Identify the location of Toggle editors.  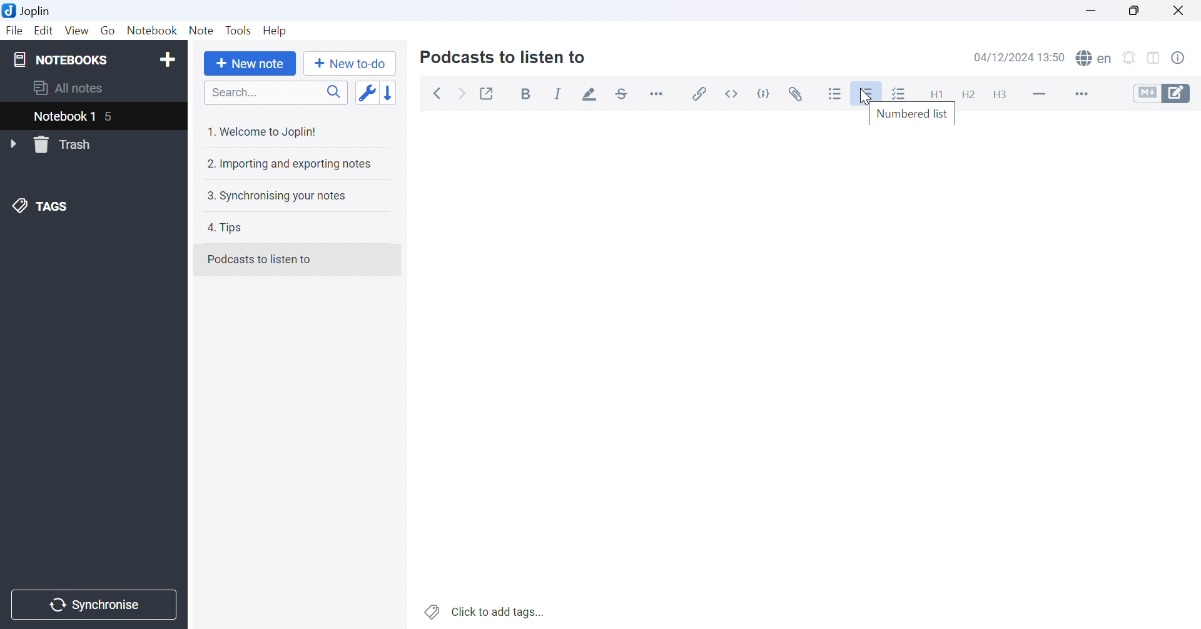
(1167, 93).